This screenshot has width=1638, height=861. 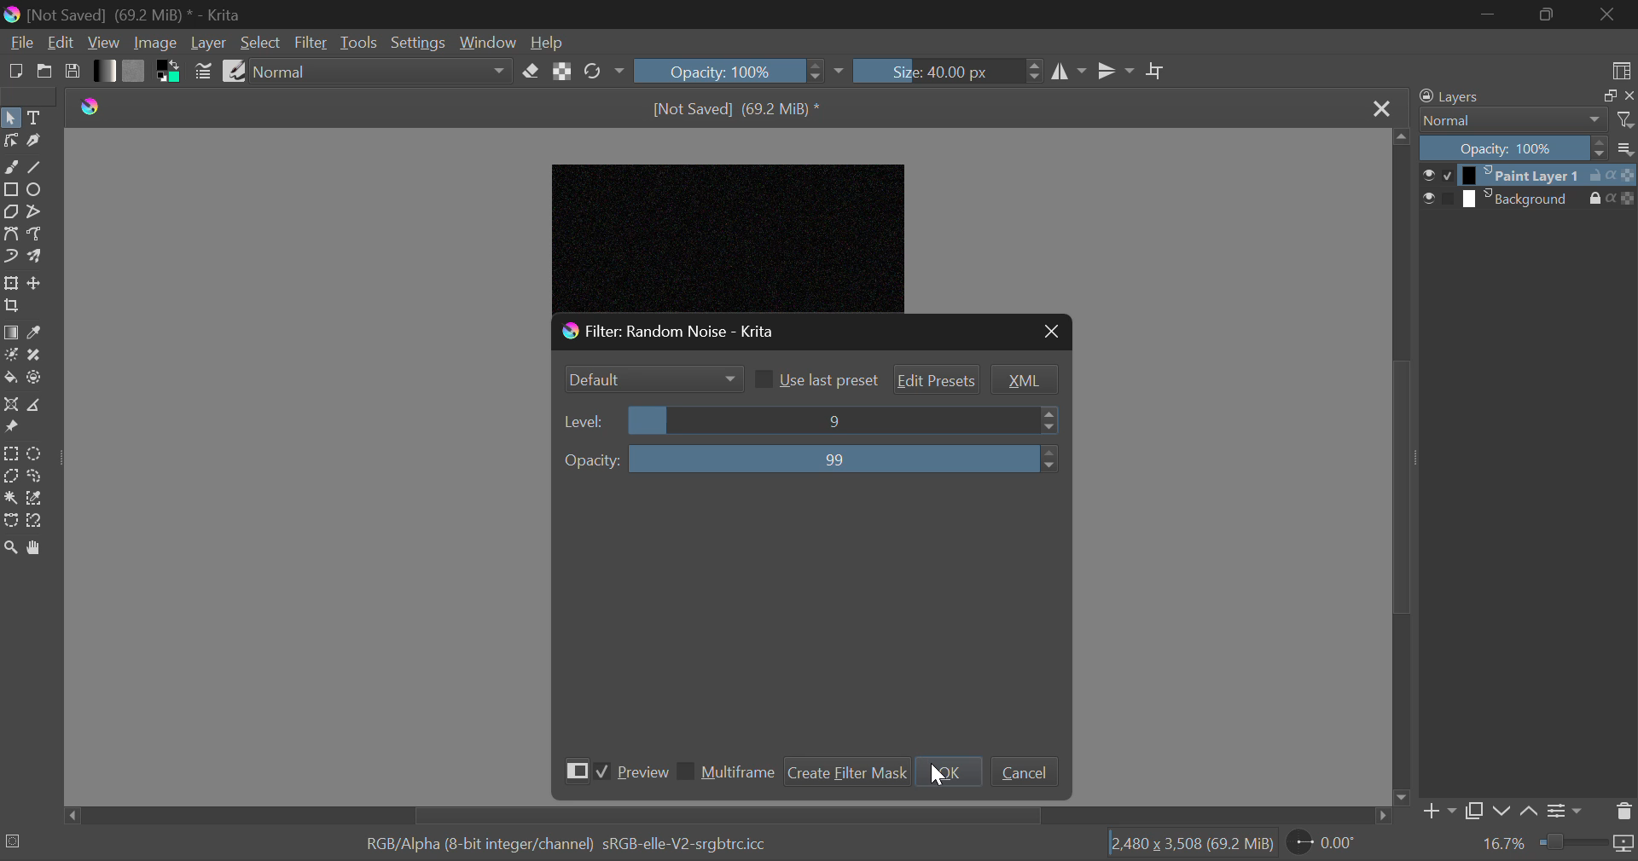 What do you see at coordinates (726, 816) in the screenshot?
I see `Scroll Bar` at bounding box center [726, 816].